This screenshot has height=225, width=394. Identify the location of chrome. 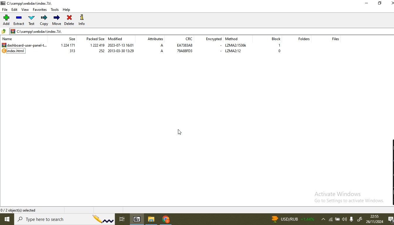
(166, 220).